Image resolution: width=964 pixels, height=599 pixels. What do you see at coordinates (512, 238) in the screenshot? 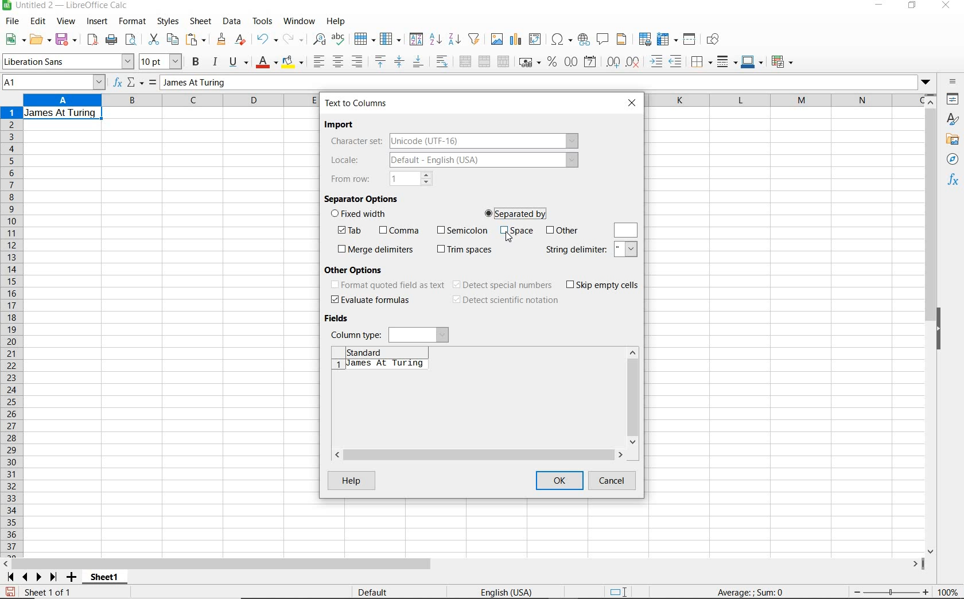
I see `cursor` at bounding box center [512, 238].